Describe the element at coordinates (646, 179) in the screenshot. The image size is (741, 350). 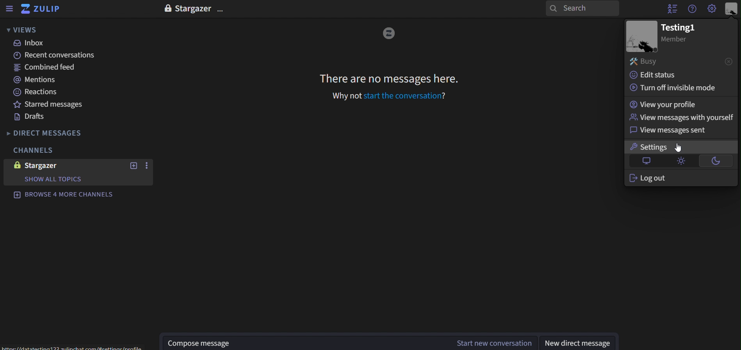
I see `log out` at that location.